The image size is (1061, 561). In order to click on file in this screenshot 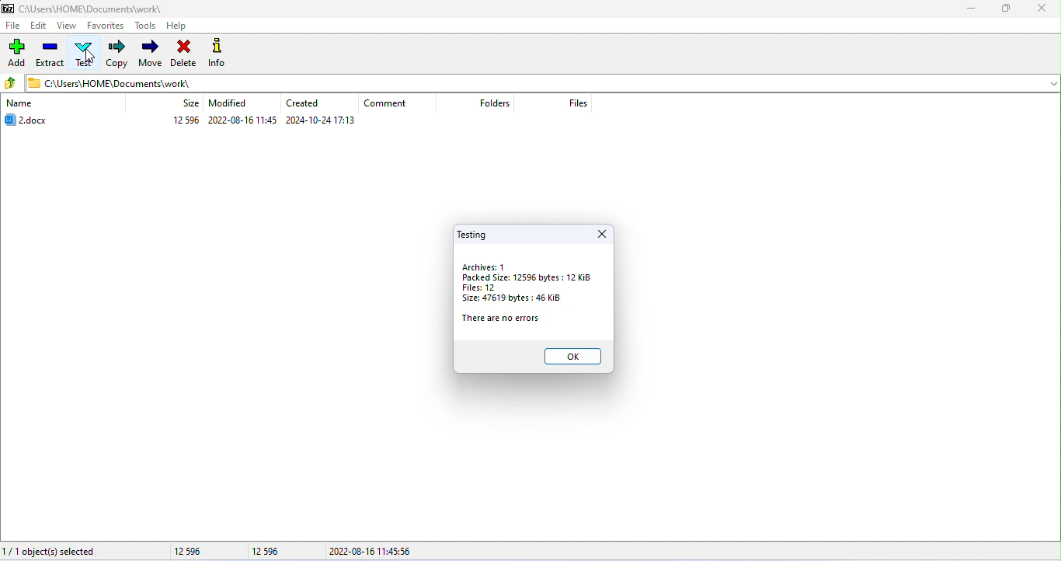, I will do `click(14, 25)`.